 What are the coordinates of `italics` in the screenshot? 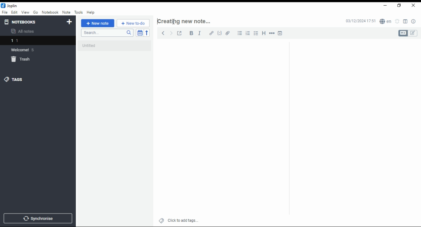 It's located at (200, 33).